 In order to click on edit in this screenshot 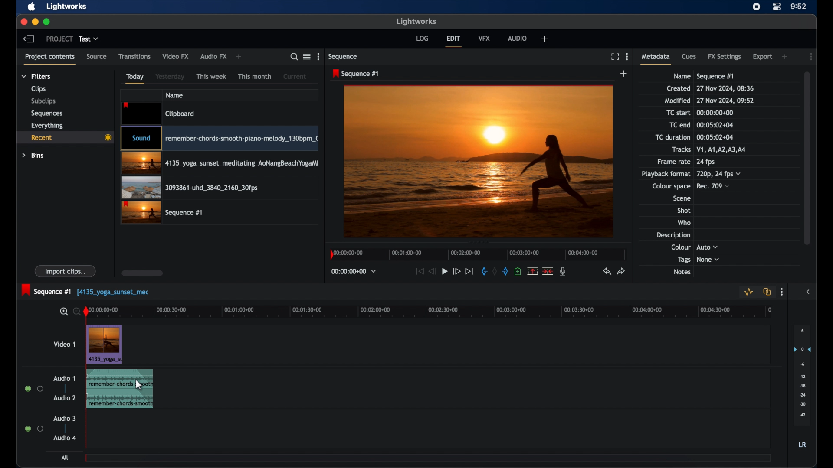, I will do `click(455, 41)`.